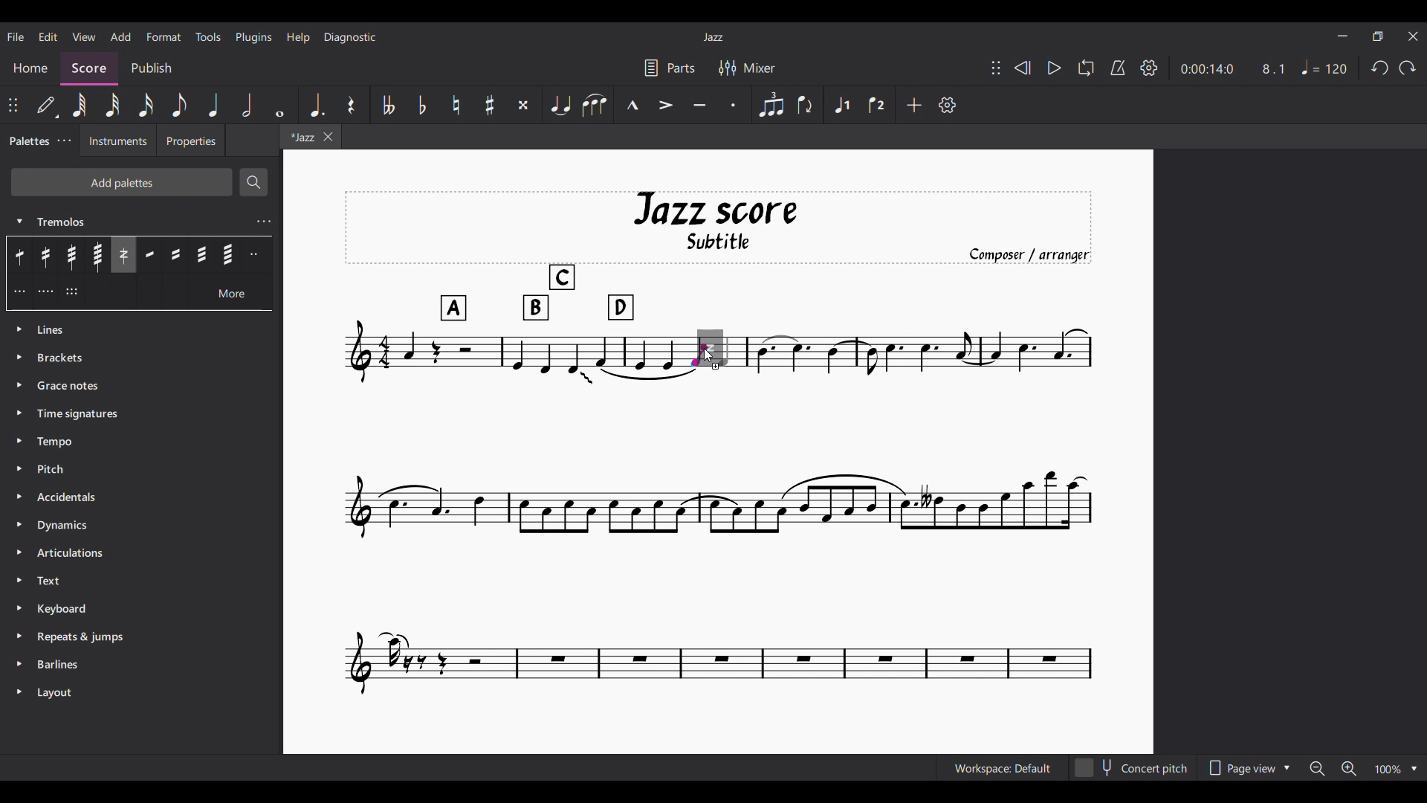  Describe the element at coordinates (1149, 68) in the screenshot. I see `Settings` at that location.